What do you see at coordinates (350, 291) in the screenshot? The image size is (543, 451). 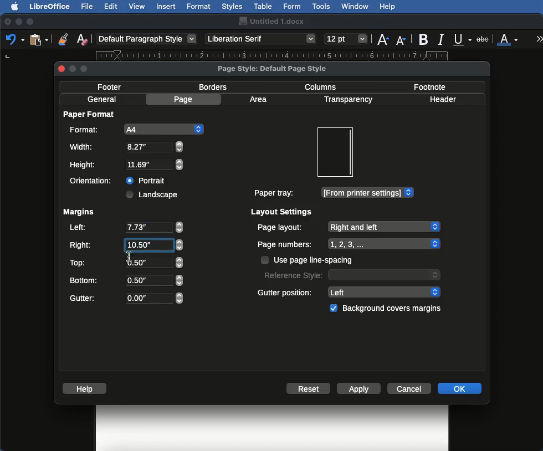 I see `Gutter position` at bounding box center [350, 291].